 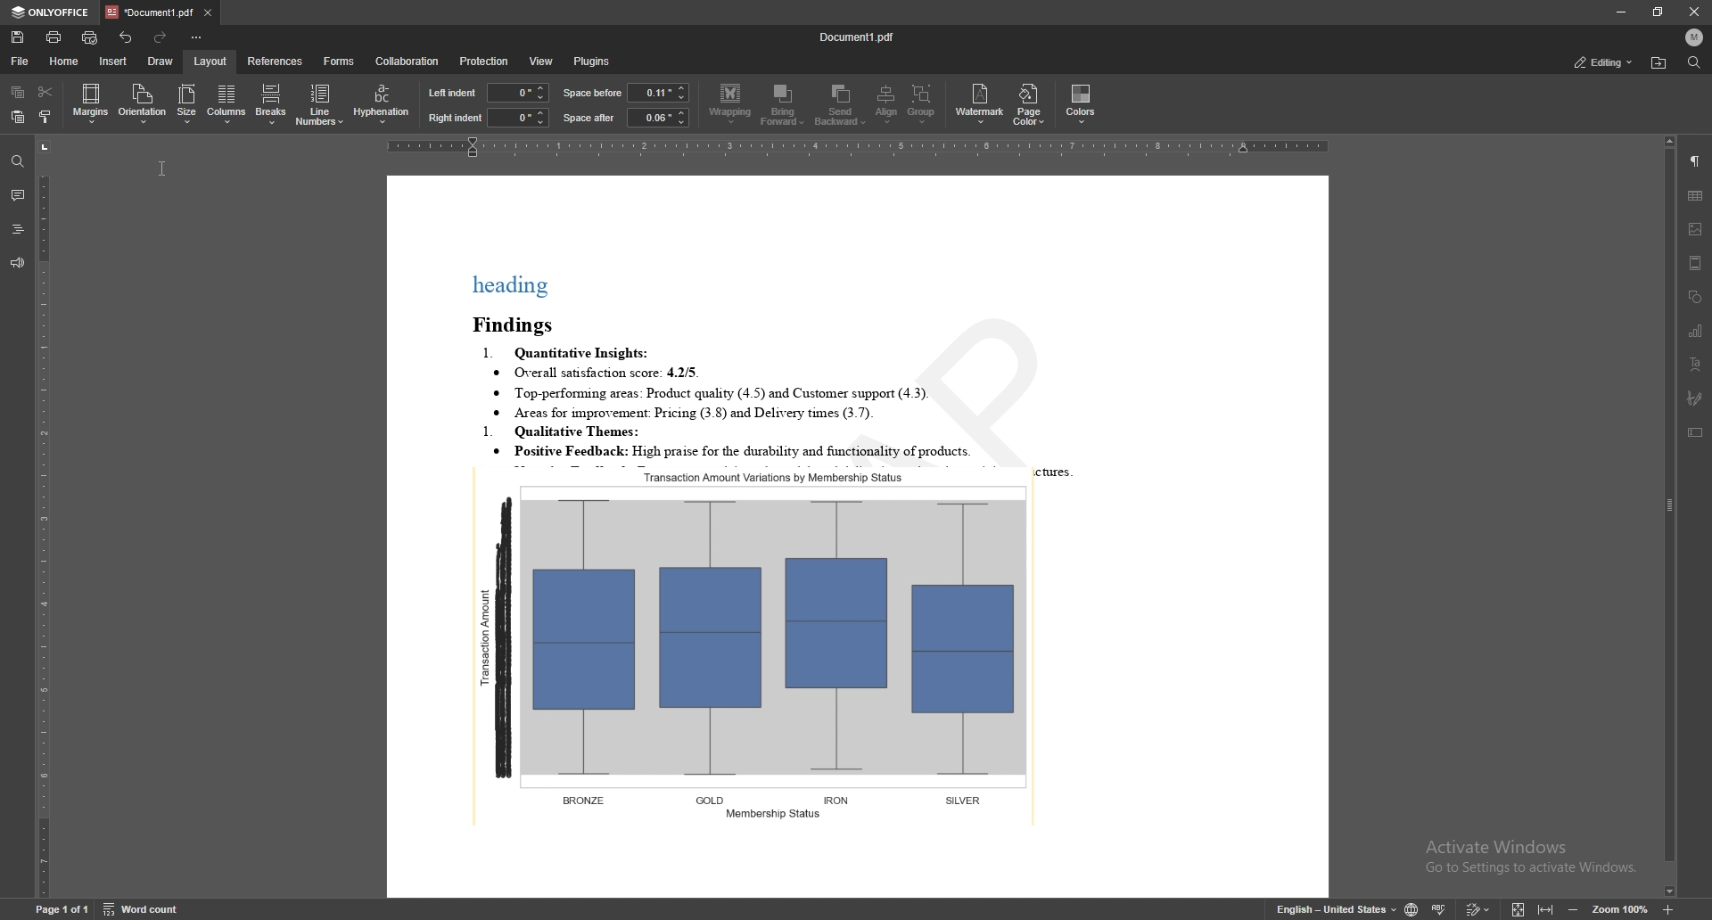 I want to click on print, so click(x=55, y=37).